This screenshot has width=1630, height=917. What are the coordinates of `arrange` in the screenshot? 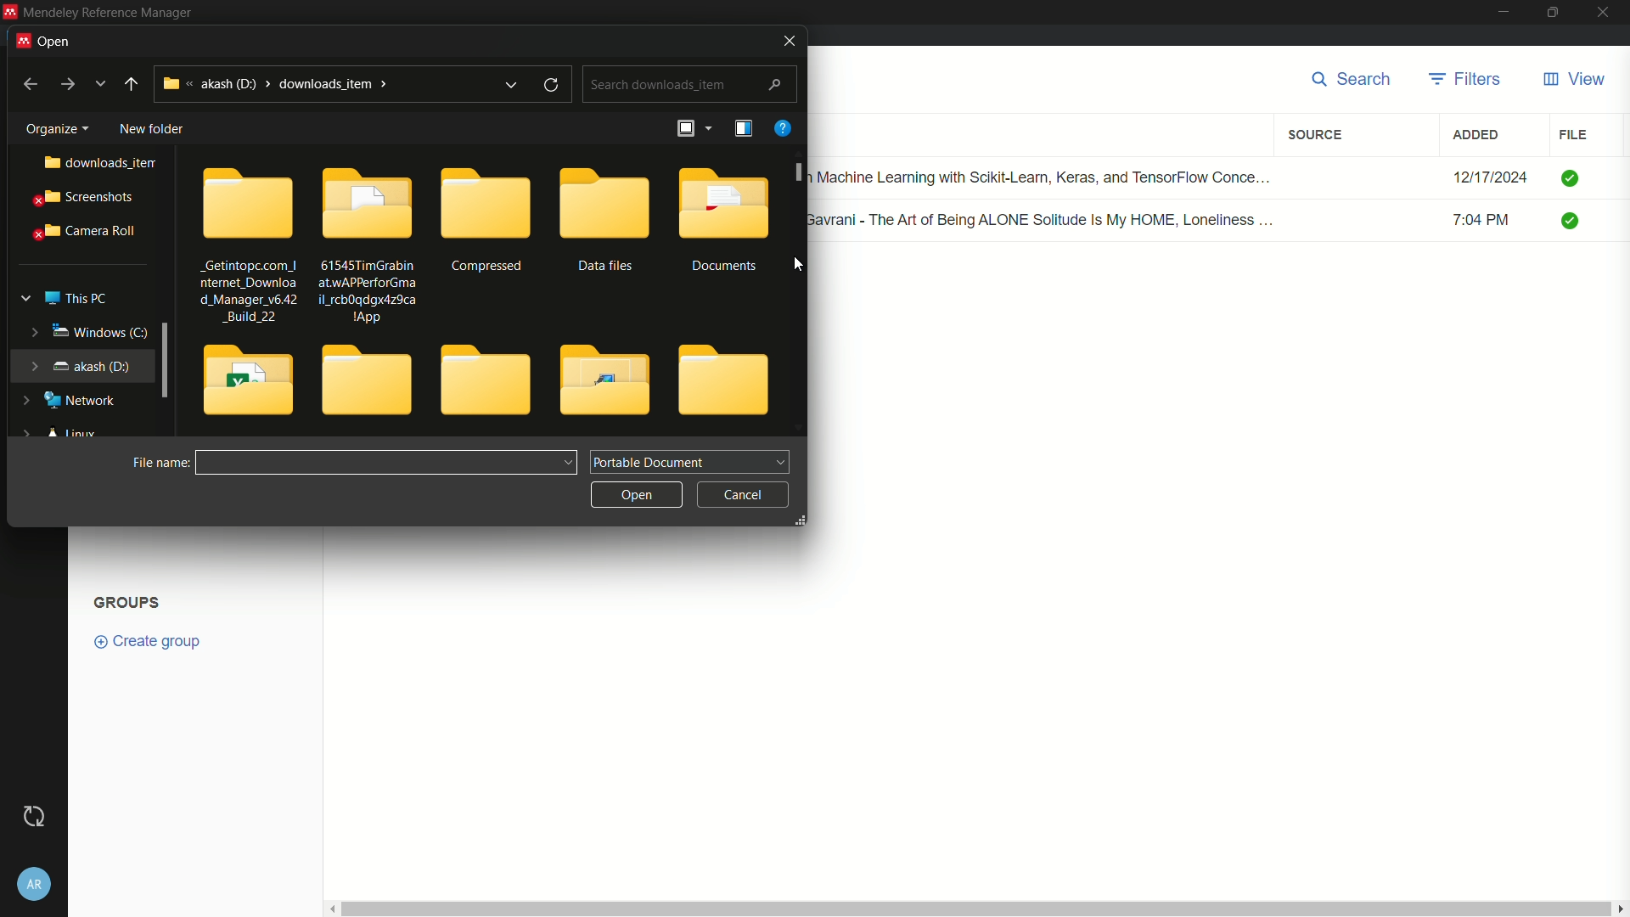 It's located at (691, 131).